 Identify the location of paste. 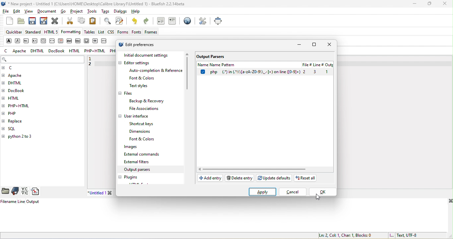
(95, 21).